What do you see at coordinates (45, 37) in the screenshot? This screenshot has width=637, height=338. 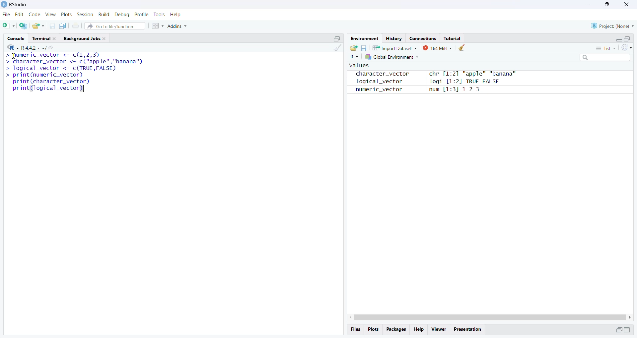 I see `Terminal` at bounding box center [45, 37].